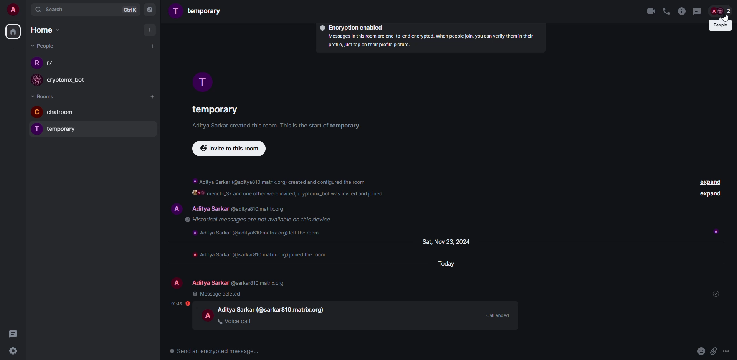 The image size is (737, 360). Describe the element at coordinates (715, 232) in the screenshot. I see `seen` at that location.